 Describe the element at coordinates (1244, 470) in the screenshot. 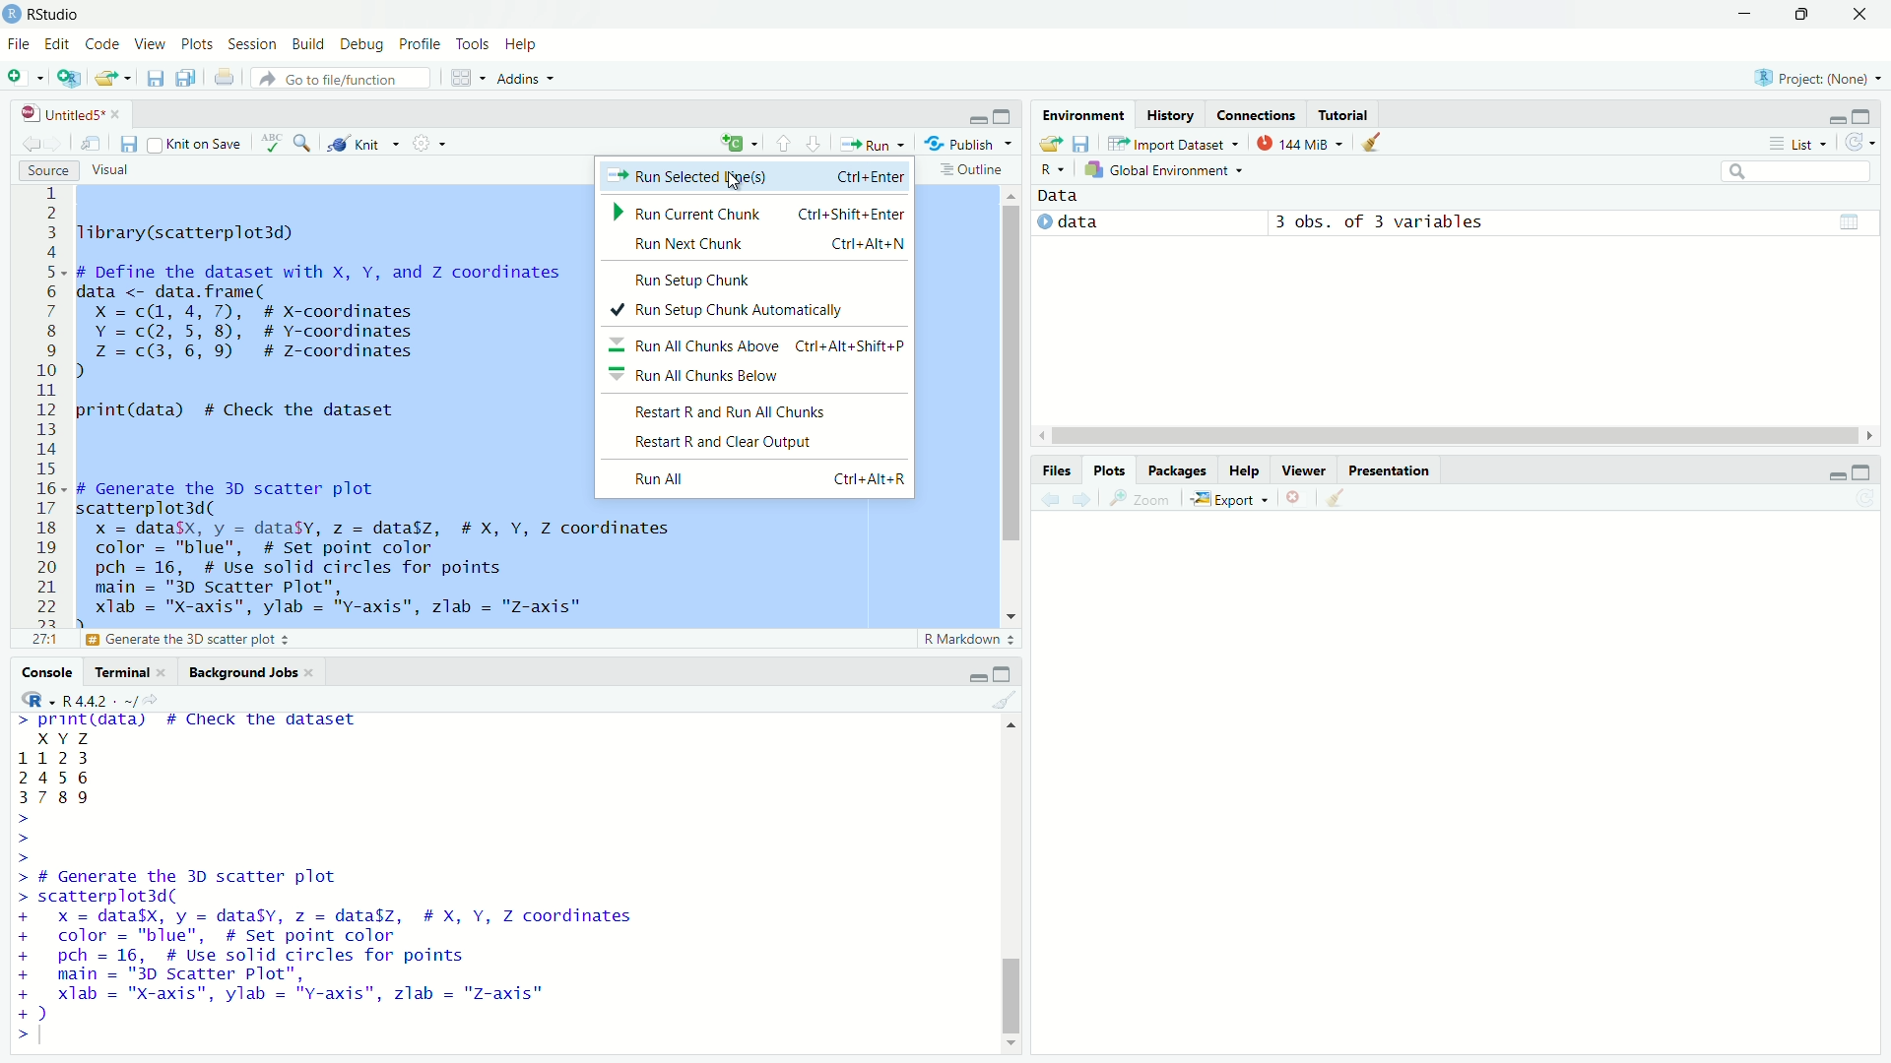

I see `help` at that location.